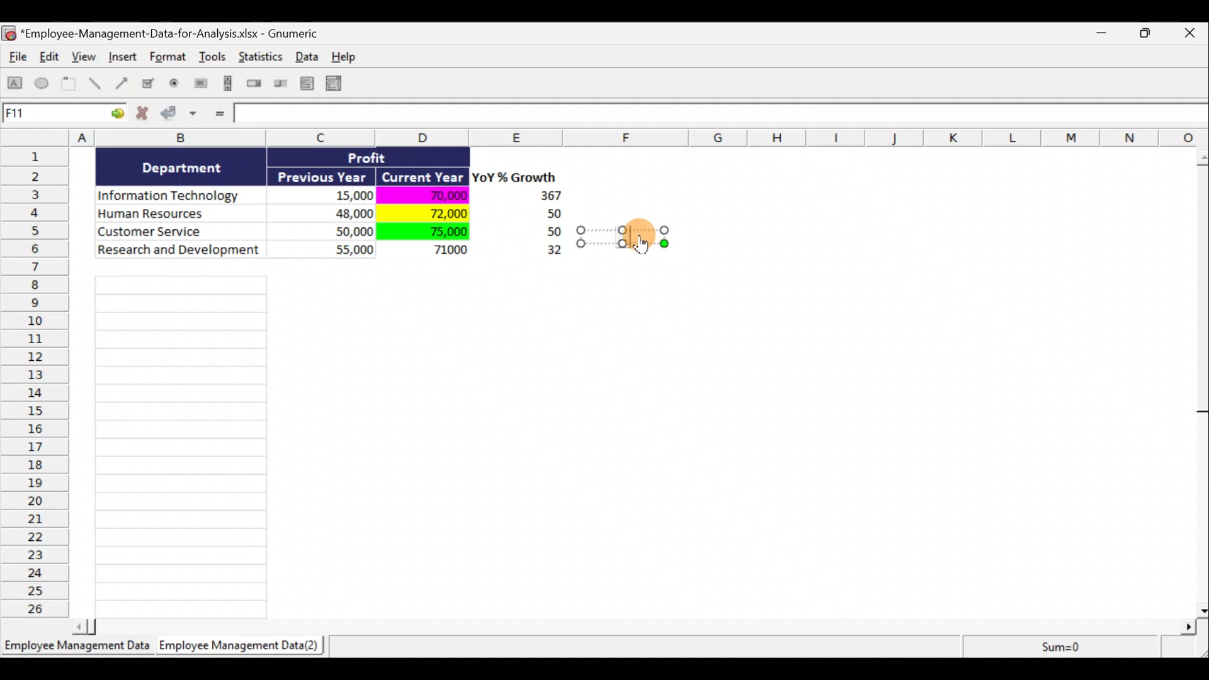  What do you see at coordinates (15, 59) in the screenshot?
I see `File` at bounding box center [15, 59].